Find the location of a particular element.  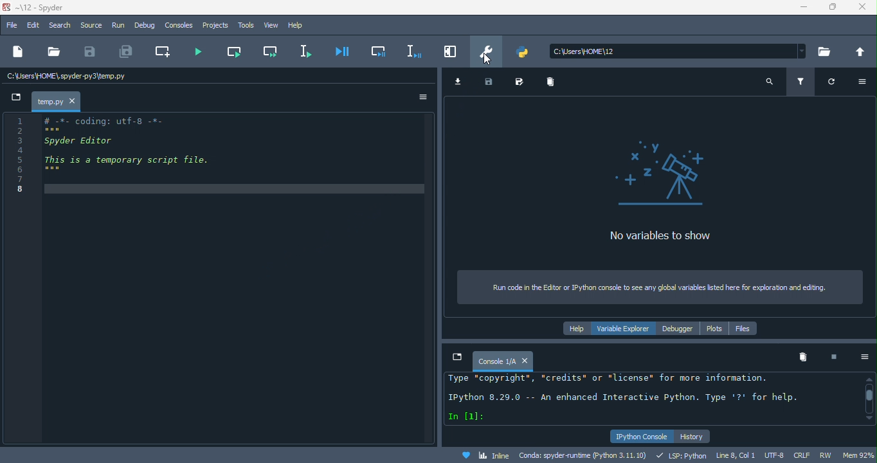

history is located at coordinates (692, 437).